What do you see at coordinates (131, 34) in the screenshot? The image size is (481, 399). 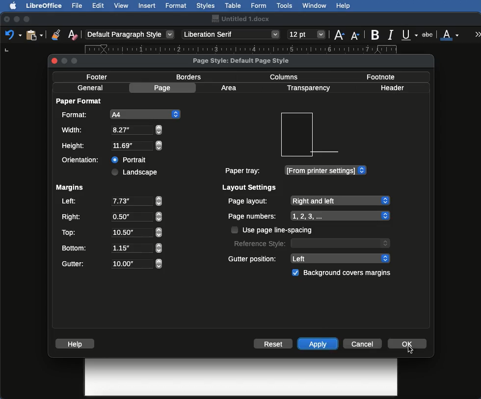 I see `Paragraph style` at bounding box center [131, 34].